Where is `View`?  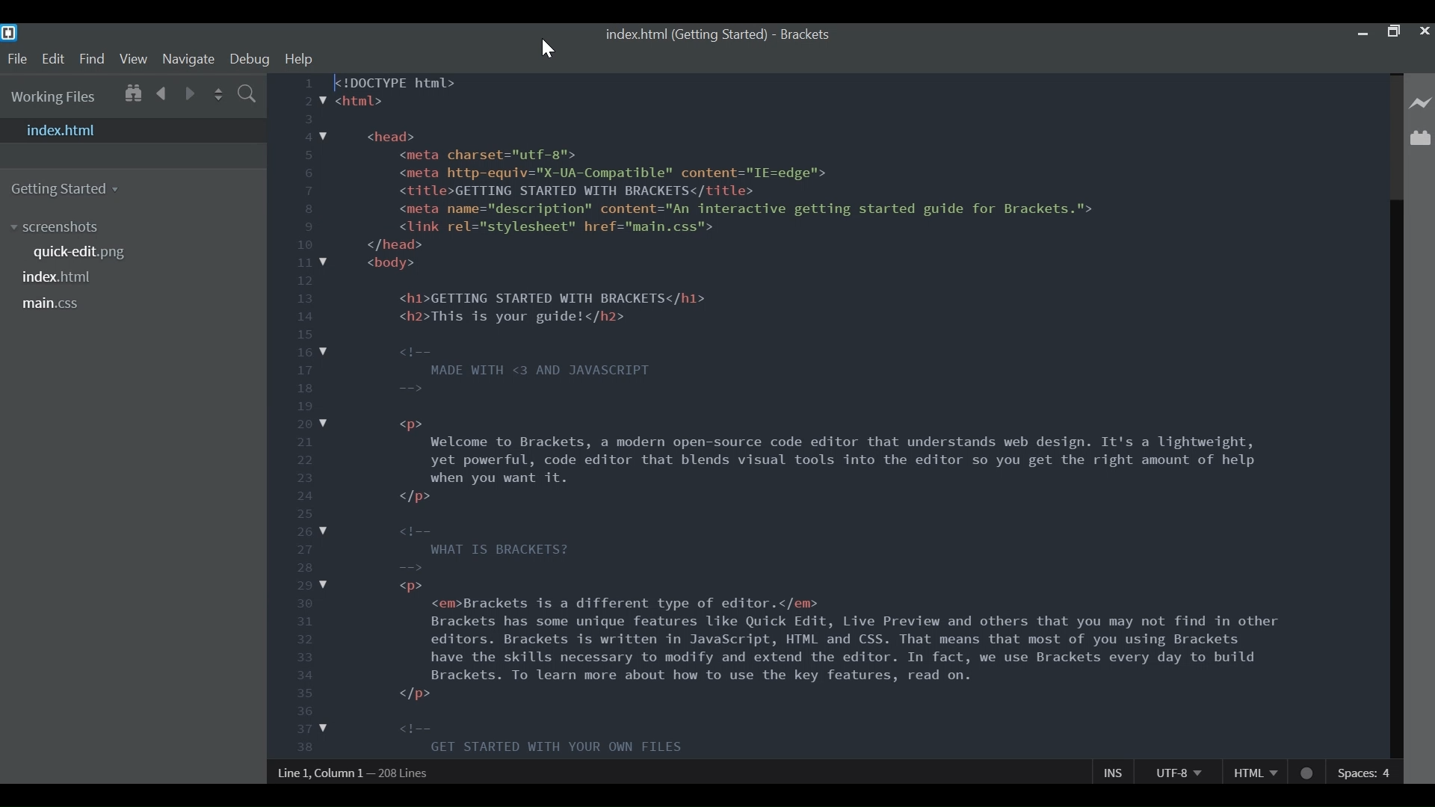
View is located at coordinates (134, 59).